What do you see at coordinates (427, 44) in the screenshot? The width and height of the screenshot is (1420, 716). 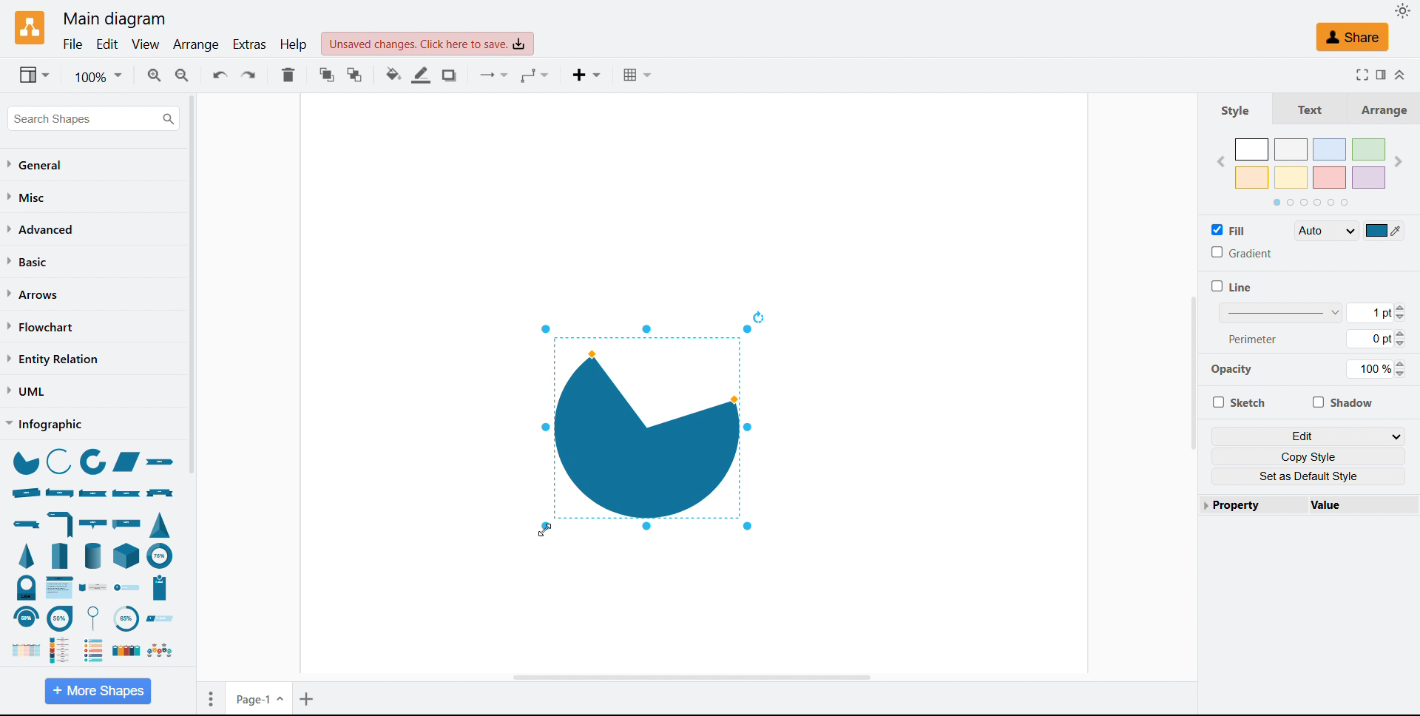 I see `Unsaved change click to save ` at bounding box center [427, 44].